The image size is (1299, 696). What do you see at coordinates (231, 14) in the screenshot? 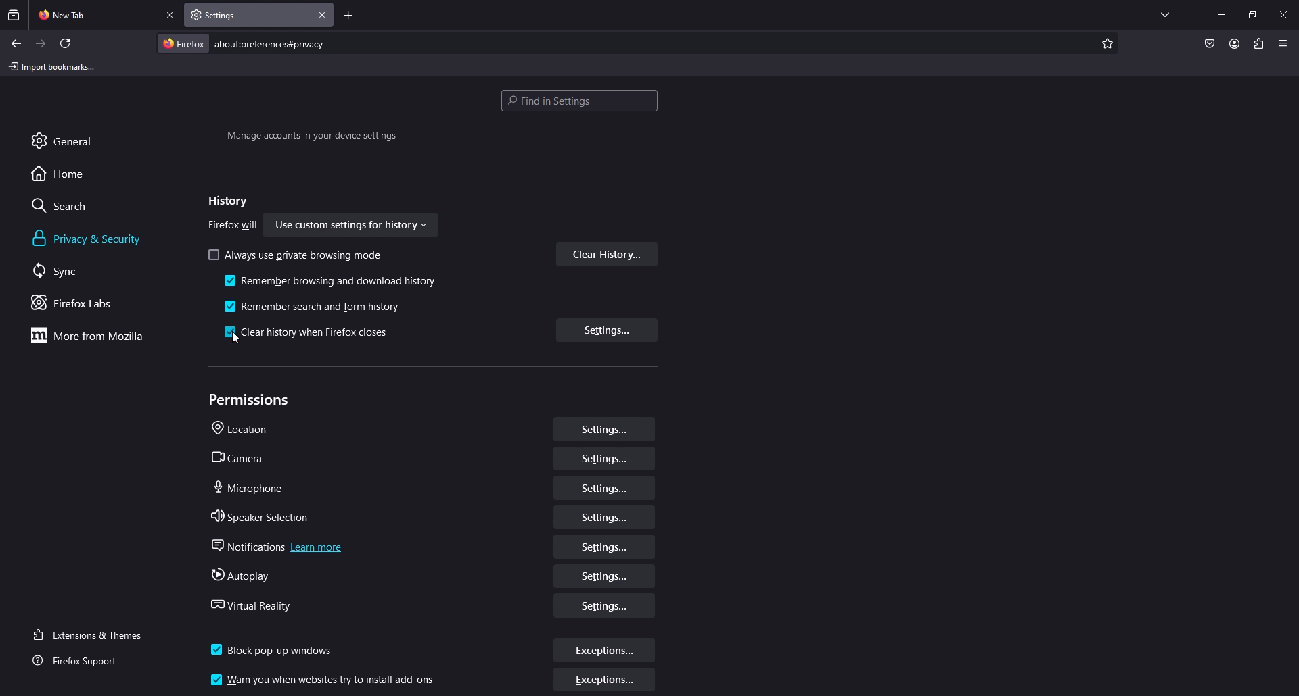
I see `settings tab` at bounding box center [231, 14].